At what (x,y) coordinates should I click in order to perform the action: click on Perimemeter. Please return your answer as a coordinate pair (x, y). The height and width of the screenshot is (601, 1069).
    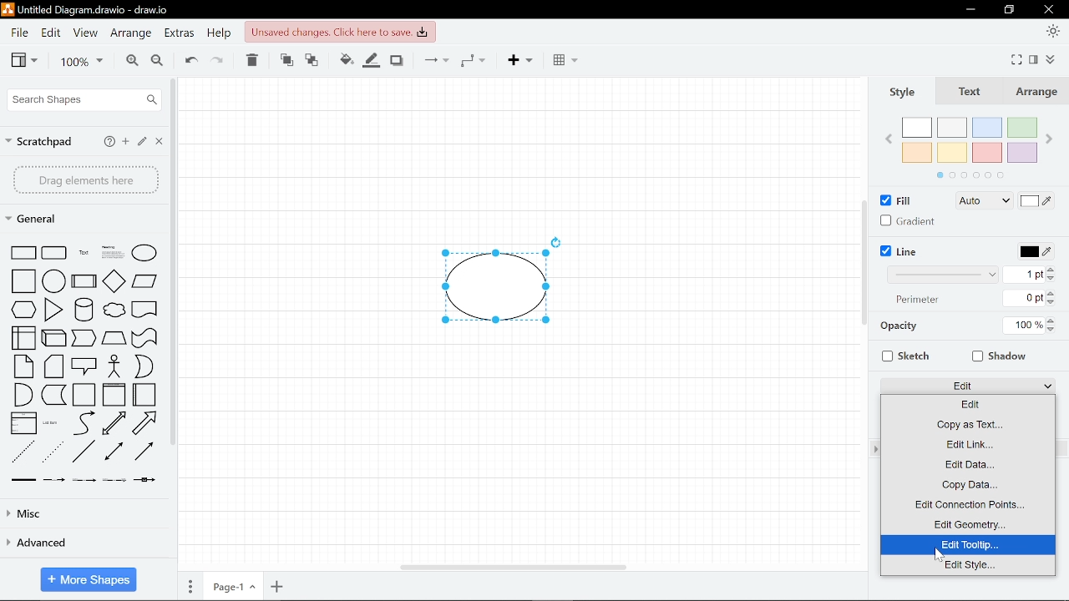
    Looking at the image, I should click on (921, 302).